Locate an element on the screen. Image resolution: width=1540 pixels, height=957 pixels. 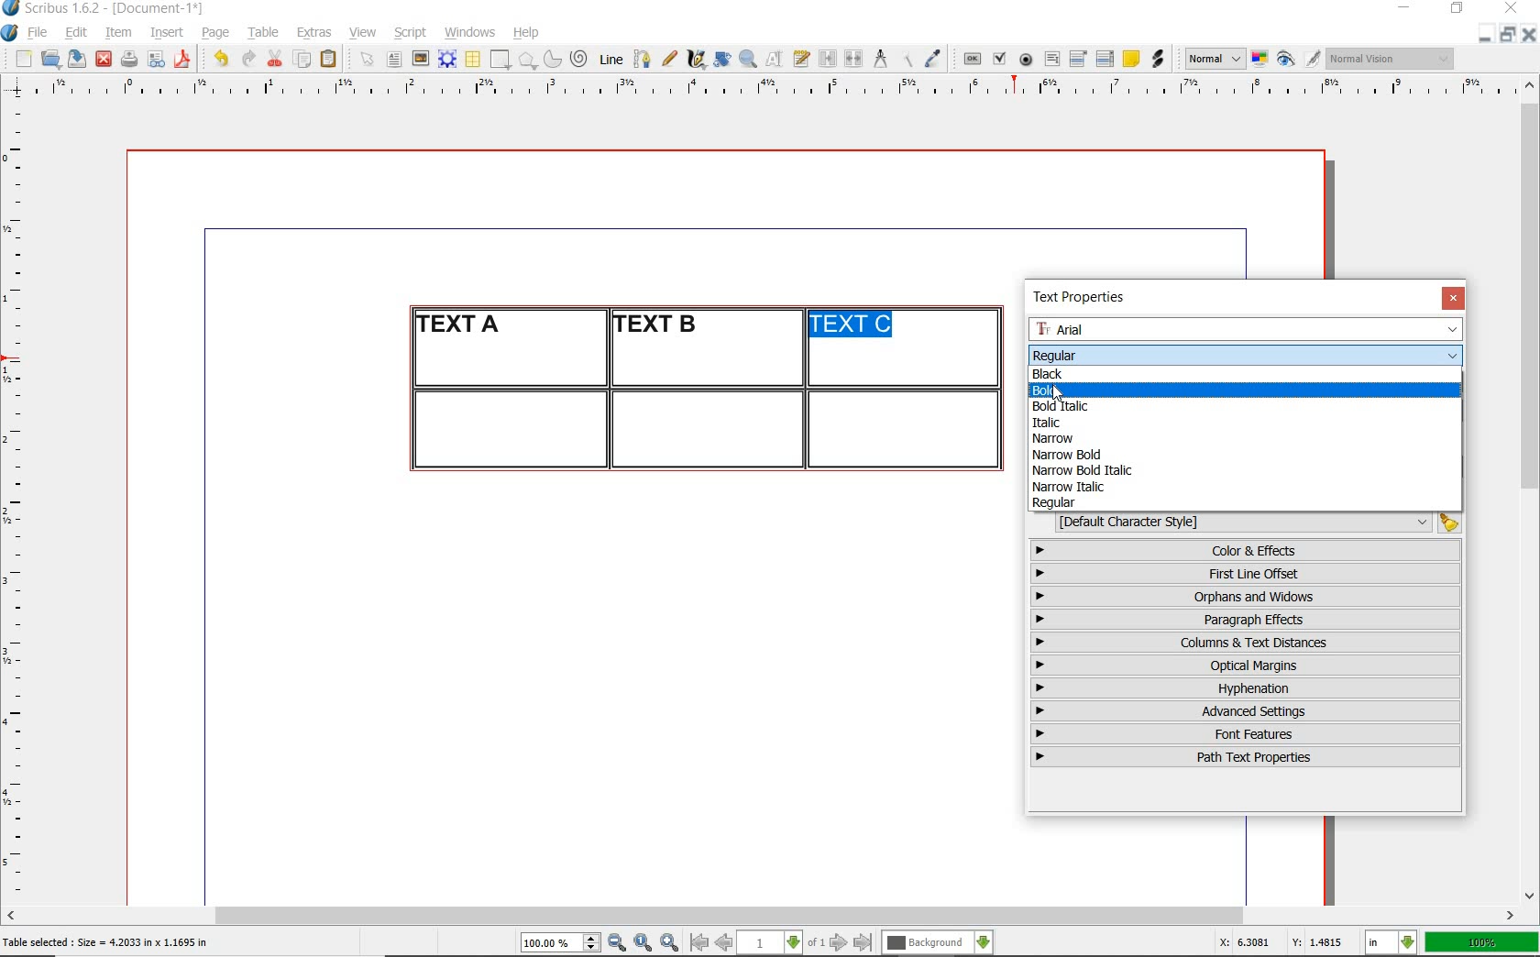
save is located at coordinates (74, 59).